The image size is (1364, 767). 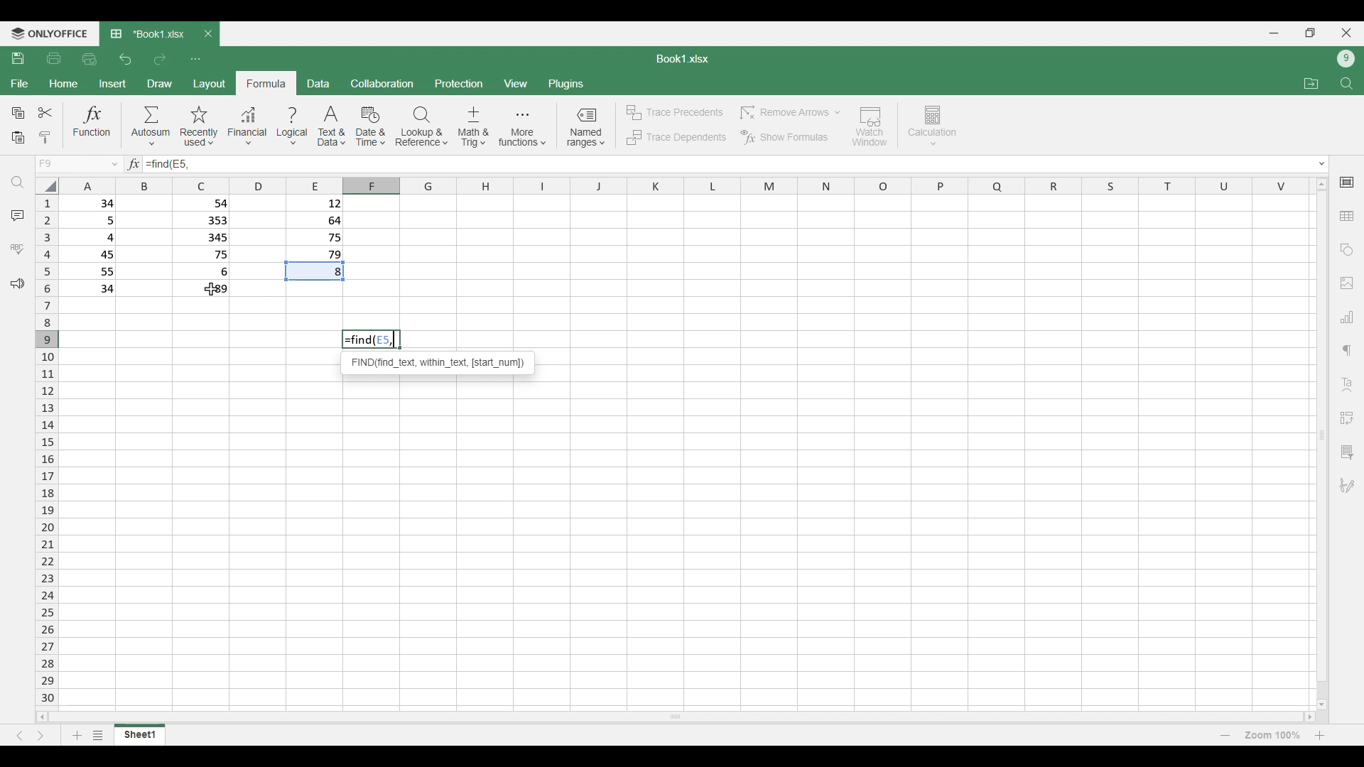 I want to click on Add digital signature or signature line, so click(x=1347, y=486).